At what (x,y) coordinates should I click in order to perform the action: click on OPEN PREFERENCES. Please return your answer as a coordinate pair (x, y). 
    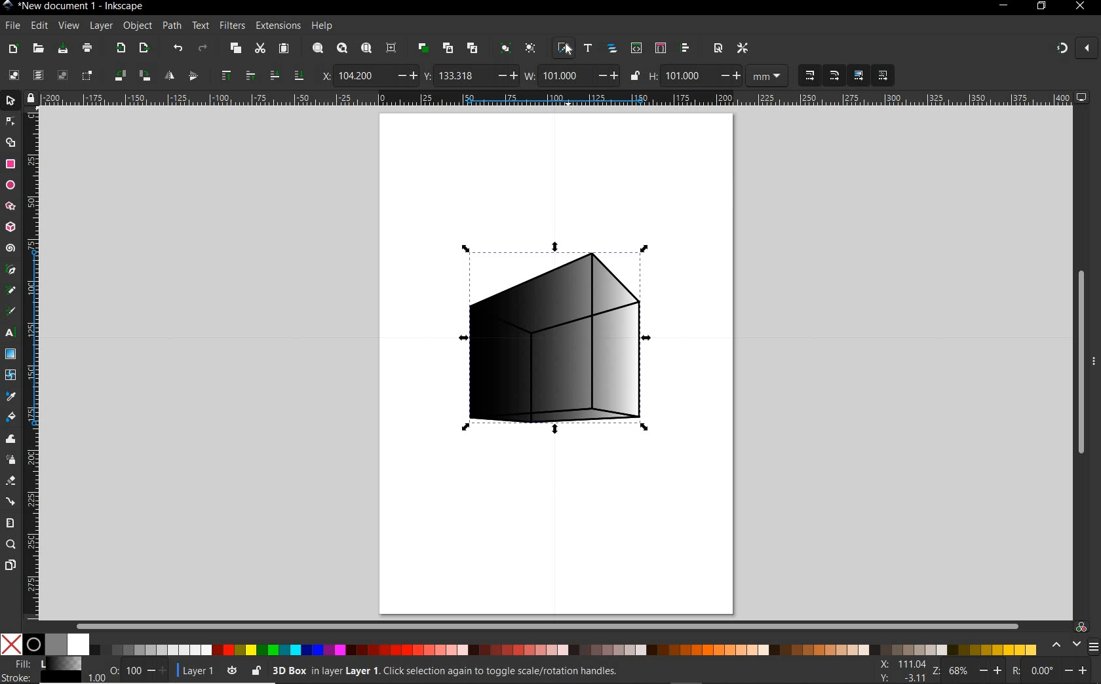
    Looking at the image, I should click on (743, 47).